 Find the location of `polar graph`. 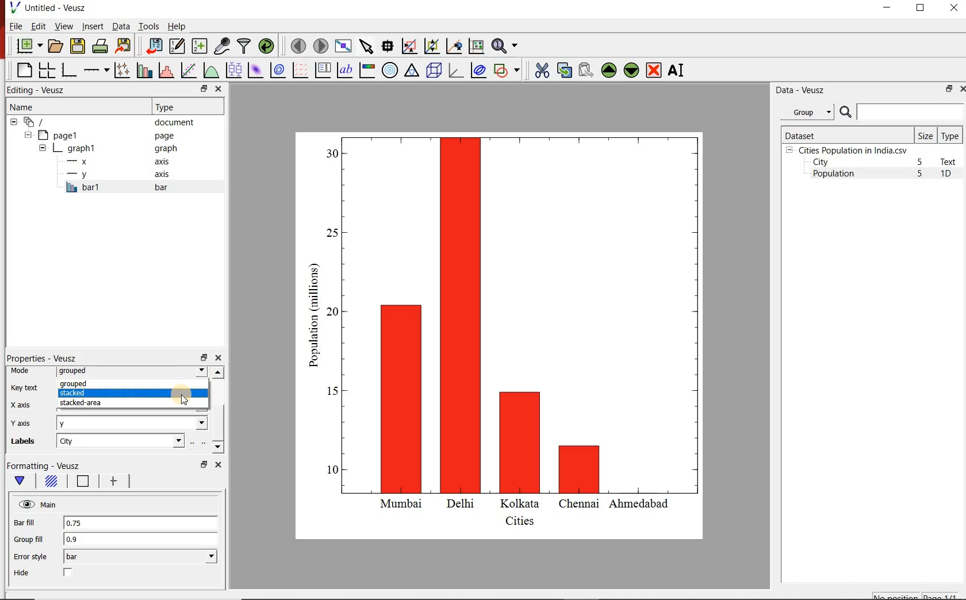

polar graph is located at coordinates (390, 70).